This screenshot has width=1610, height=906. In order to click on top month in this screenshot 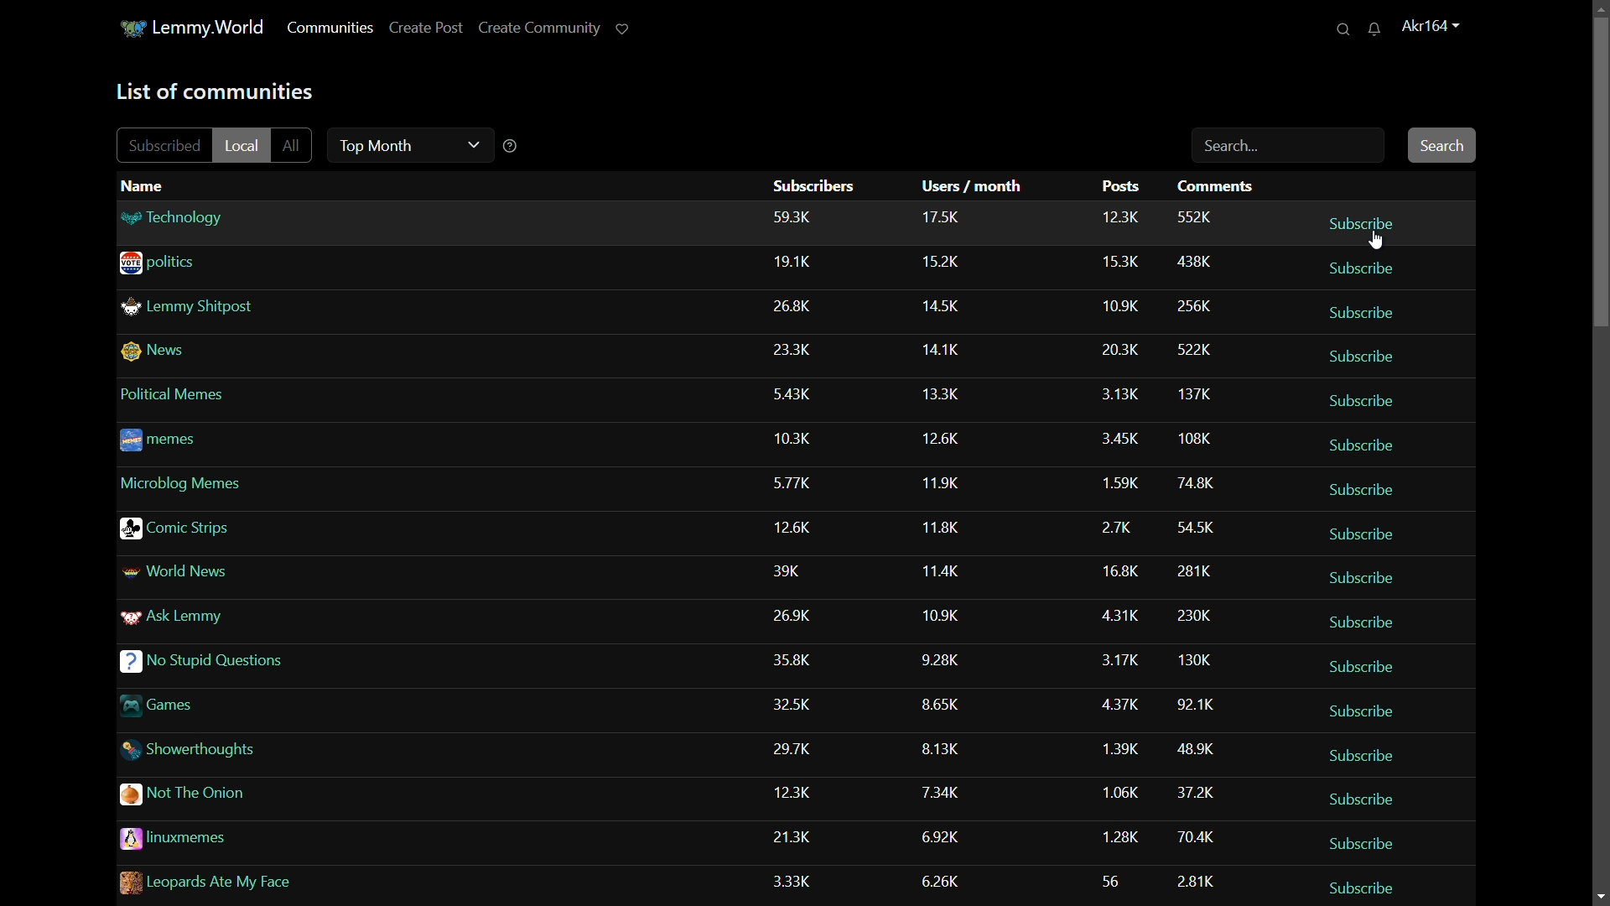, I will do `click(406, 143)`.